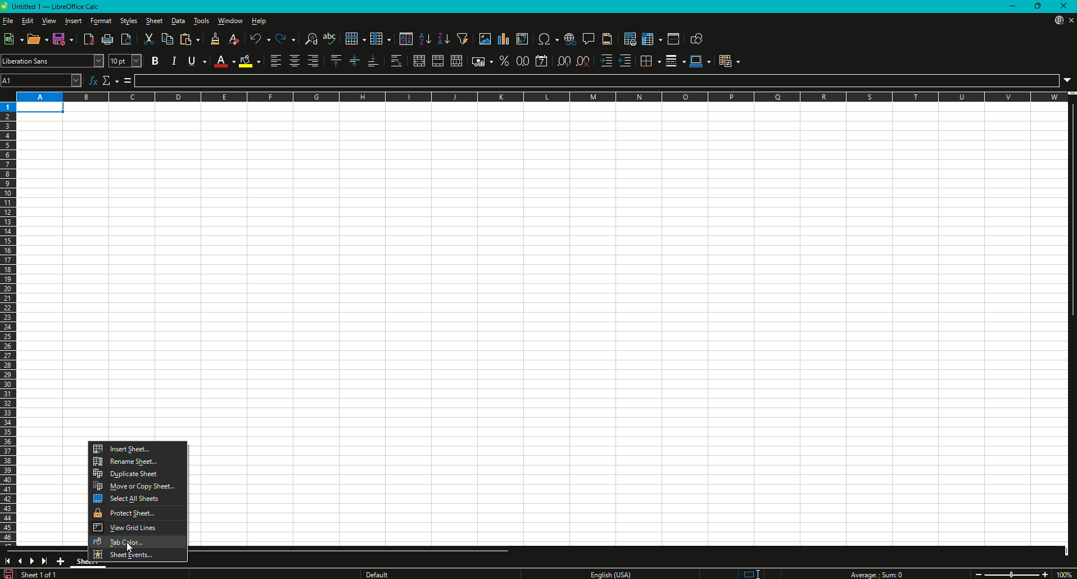 The image size is (1077, 579). What do you see at coordinates (1038, 6) in the screenshot?
I see `Restore` at bounding box center [1038, 6].